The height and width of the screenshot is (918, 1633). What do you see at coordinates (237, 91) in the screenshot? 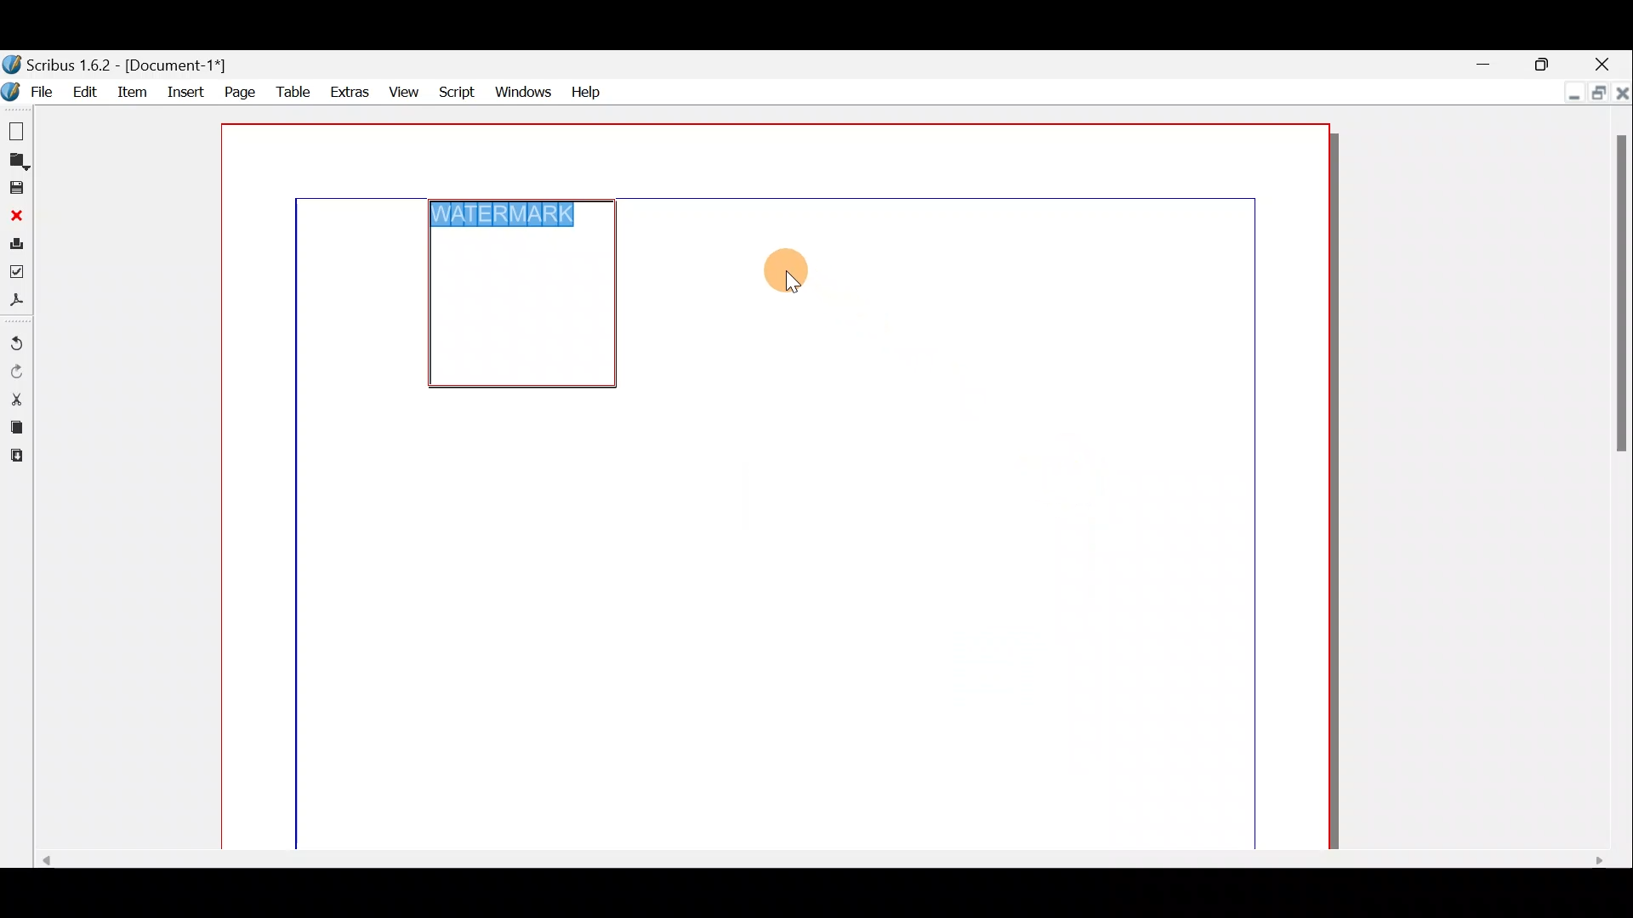
I see `Page` at bounding box center [237, 91].